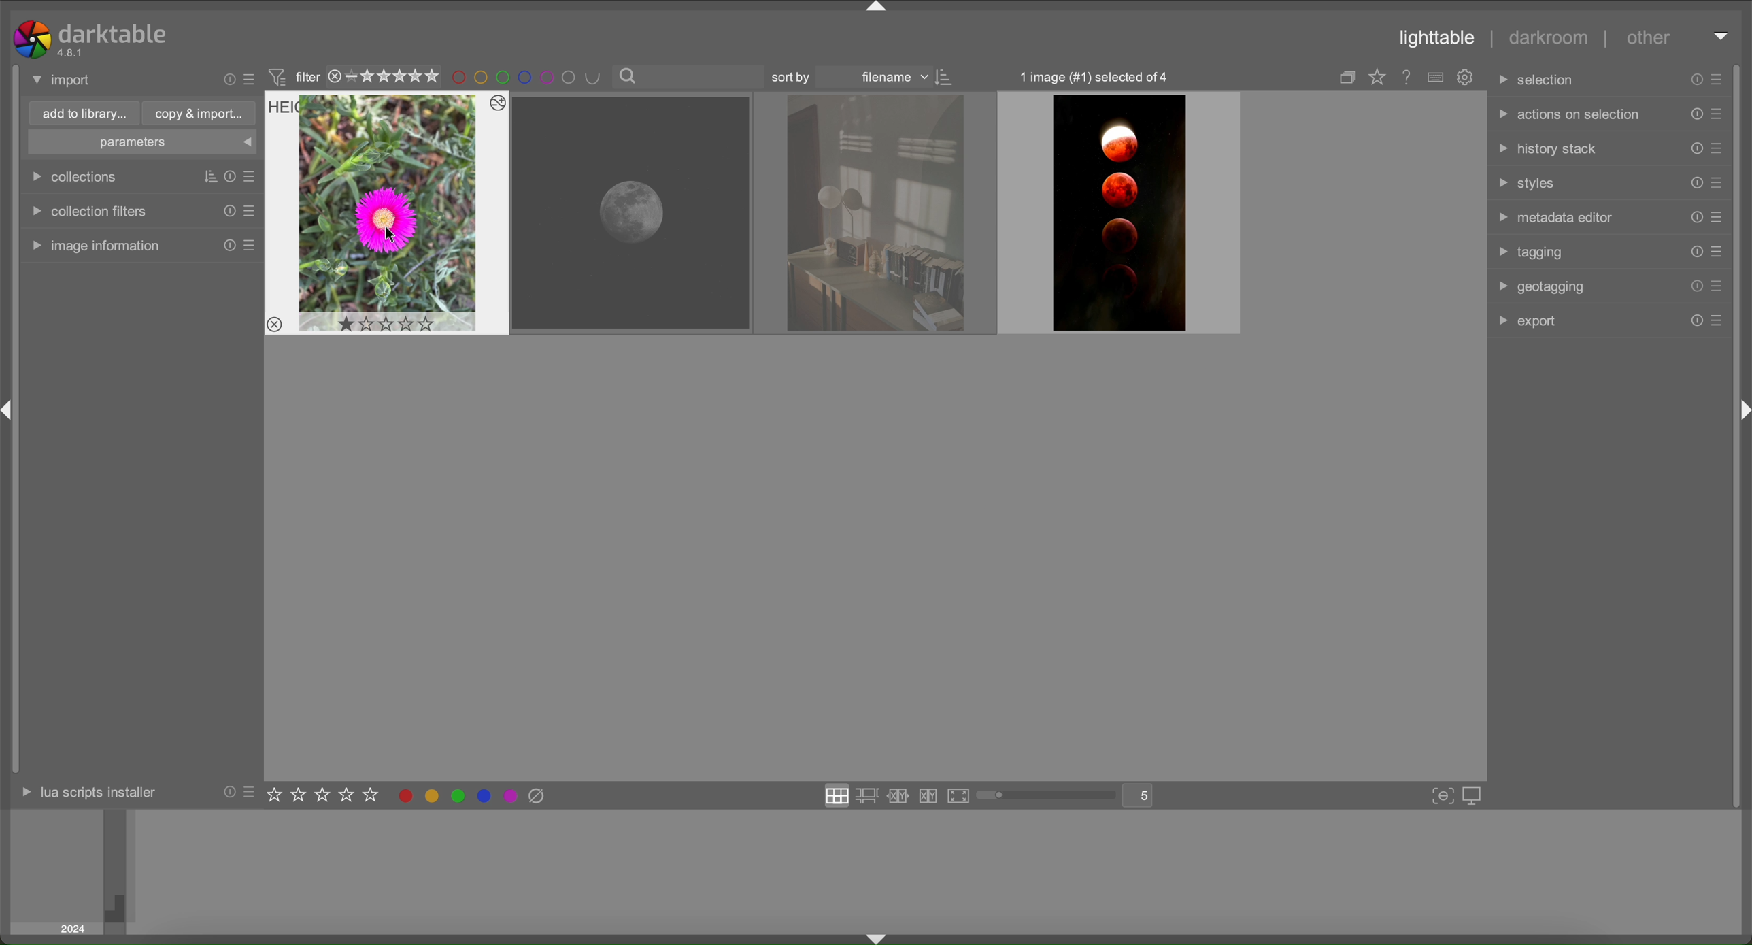 The height and width of the screenshot is (945, 1752). I want to click on tagging tab, so click(1532, 251).